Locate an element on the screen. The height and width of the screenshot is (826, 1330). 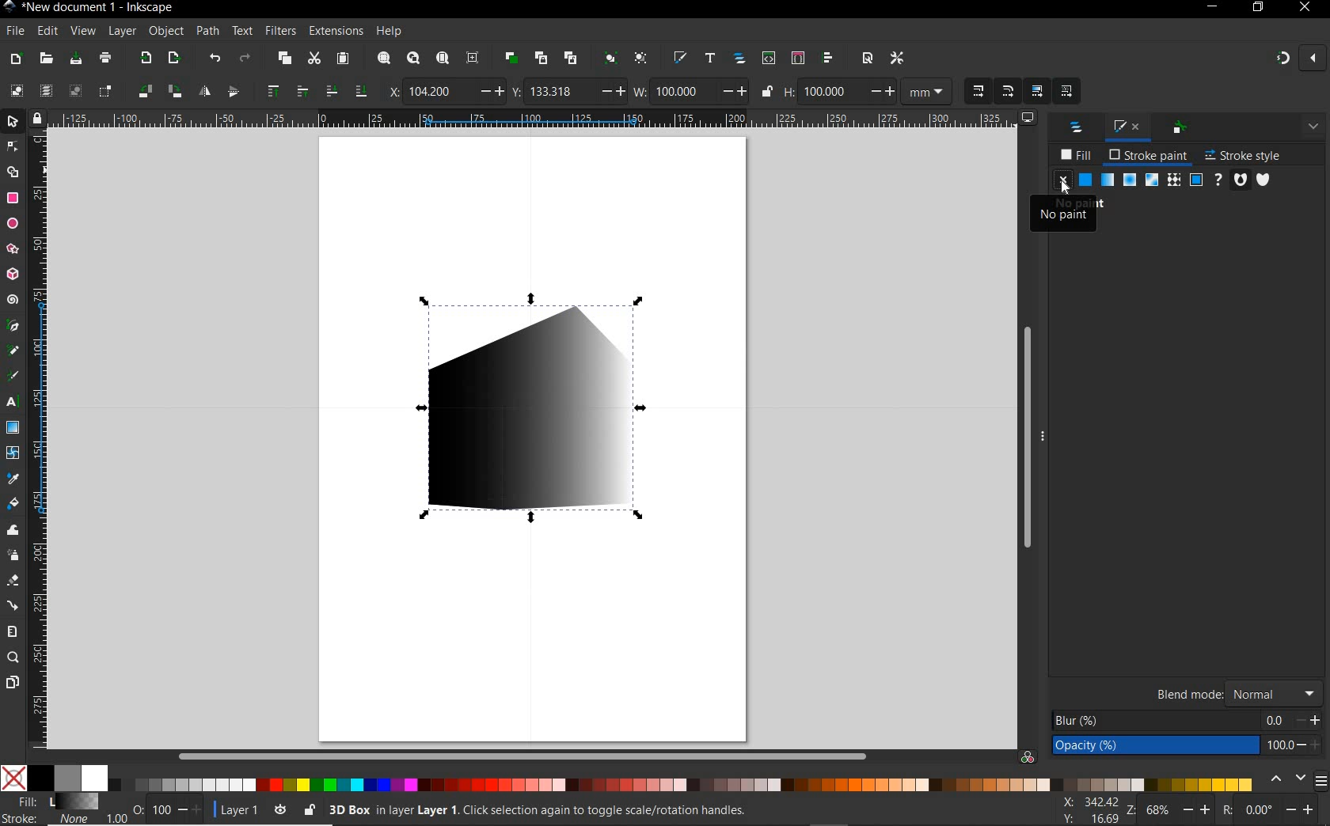
OBJECT WITH STROKE SELECTED is located at coordinates (542, 403).